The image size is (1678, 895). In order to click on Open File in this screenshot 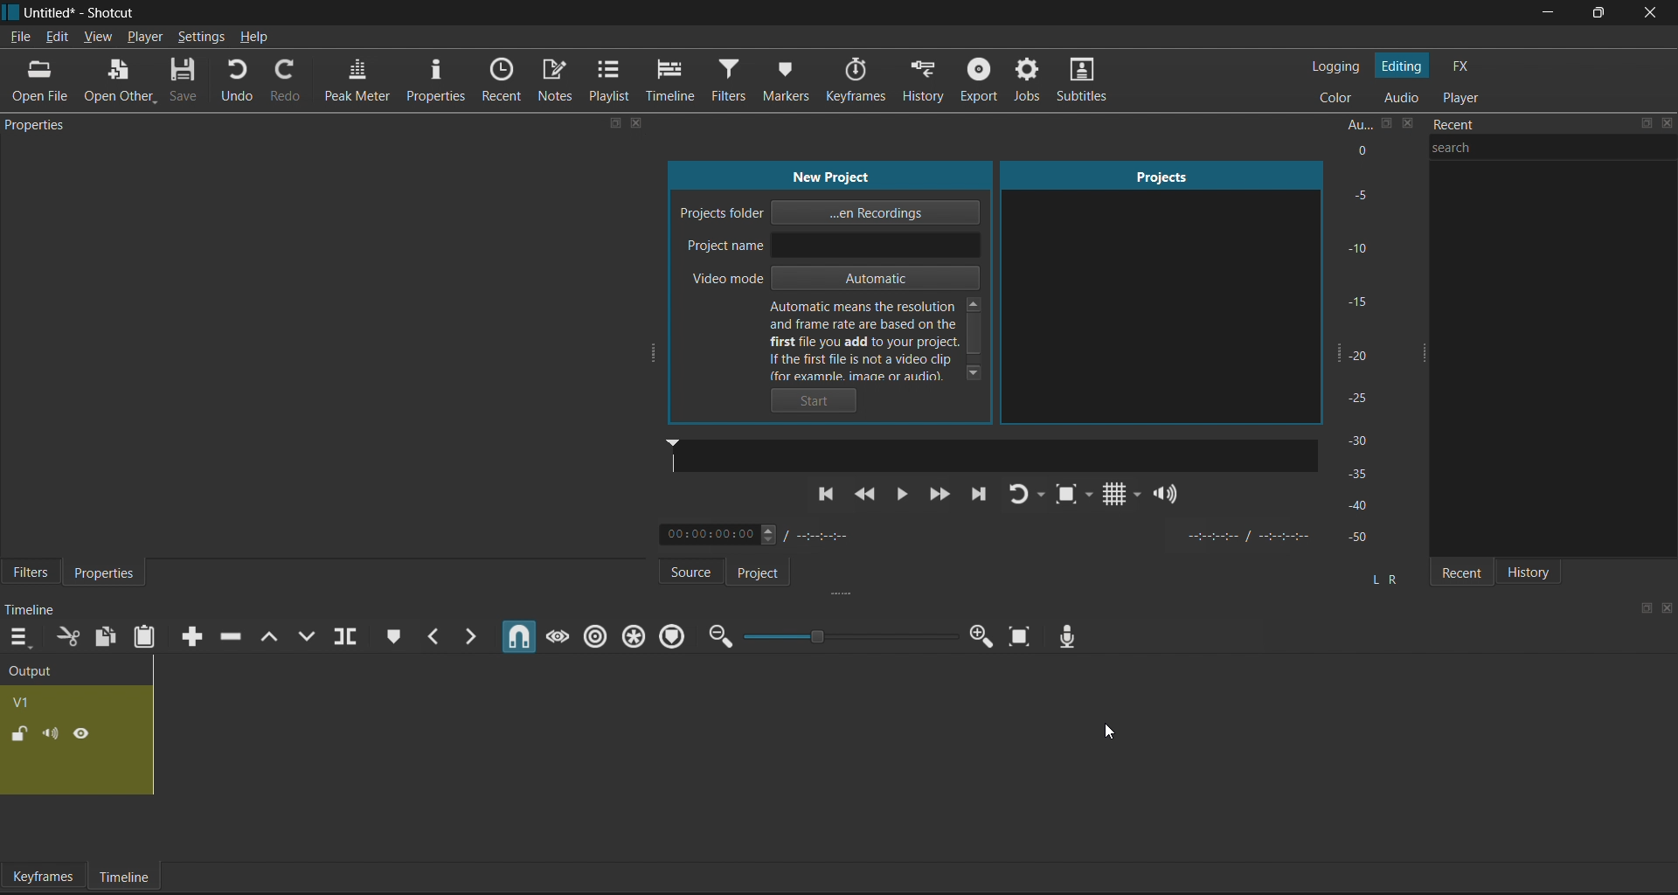, I will do `click(43, 81)`.